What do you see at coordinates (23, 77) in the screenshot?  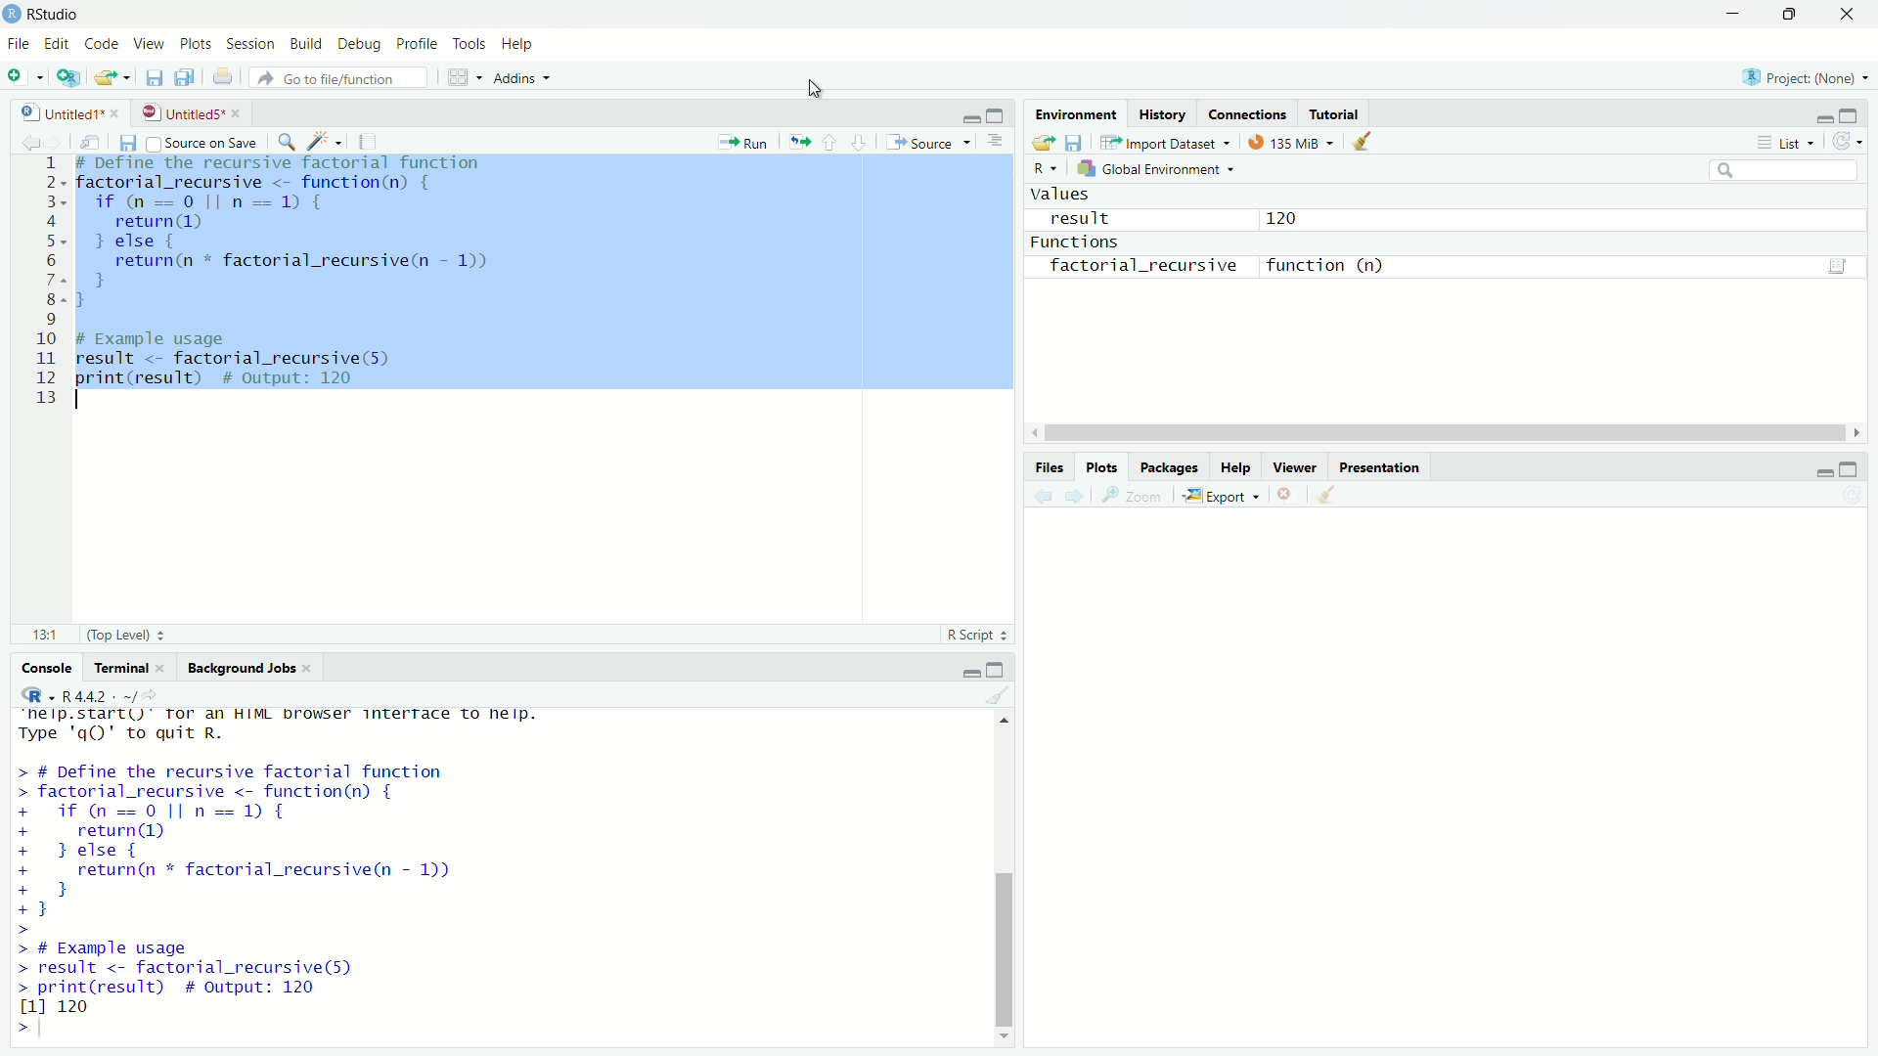 I see `New File` at bounding box center [23, 77].